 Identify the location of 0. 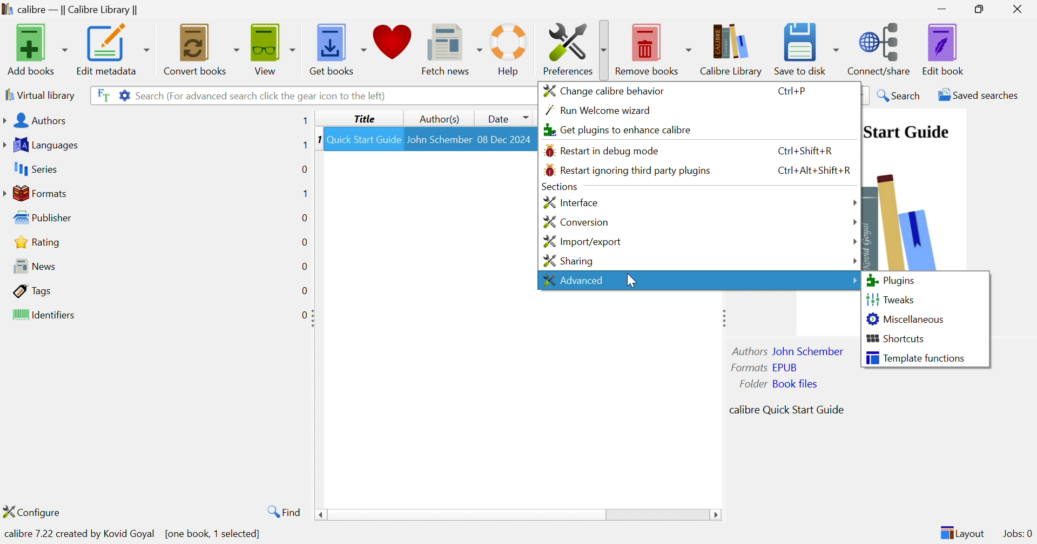
(304, 314).